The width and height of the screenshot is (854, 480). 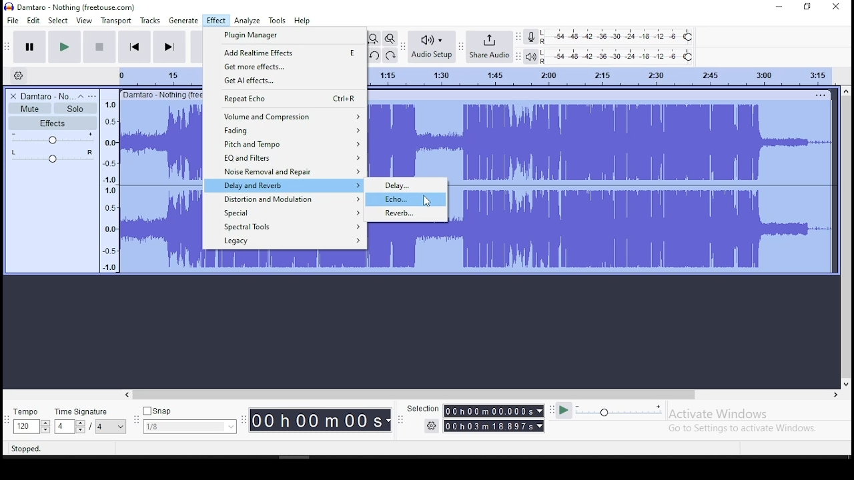 I want to click on 00h01m00.000, so click(x=488, y=411).